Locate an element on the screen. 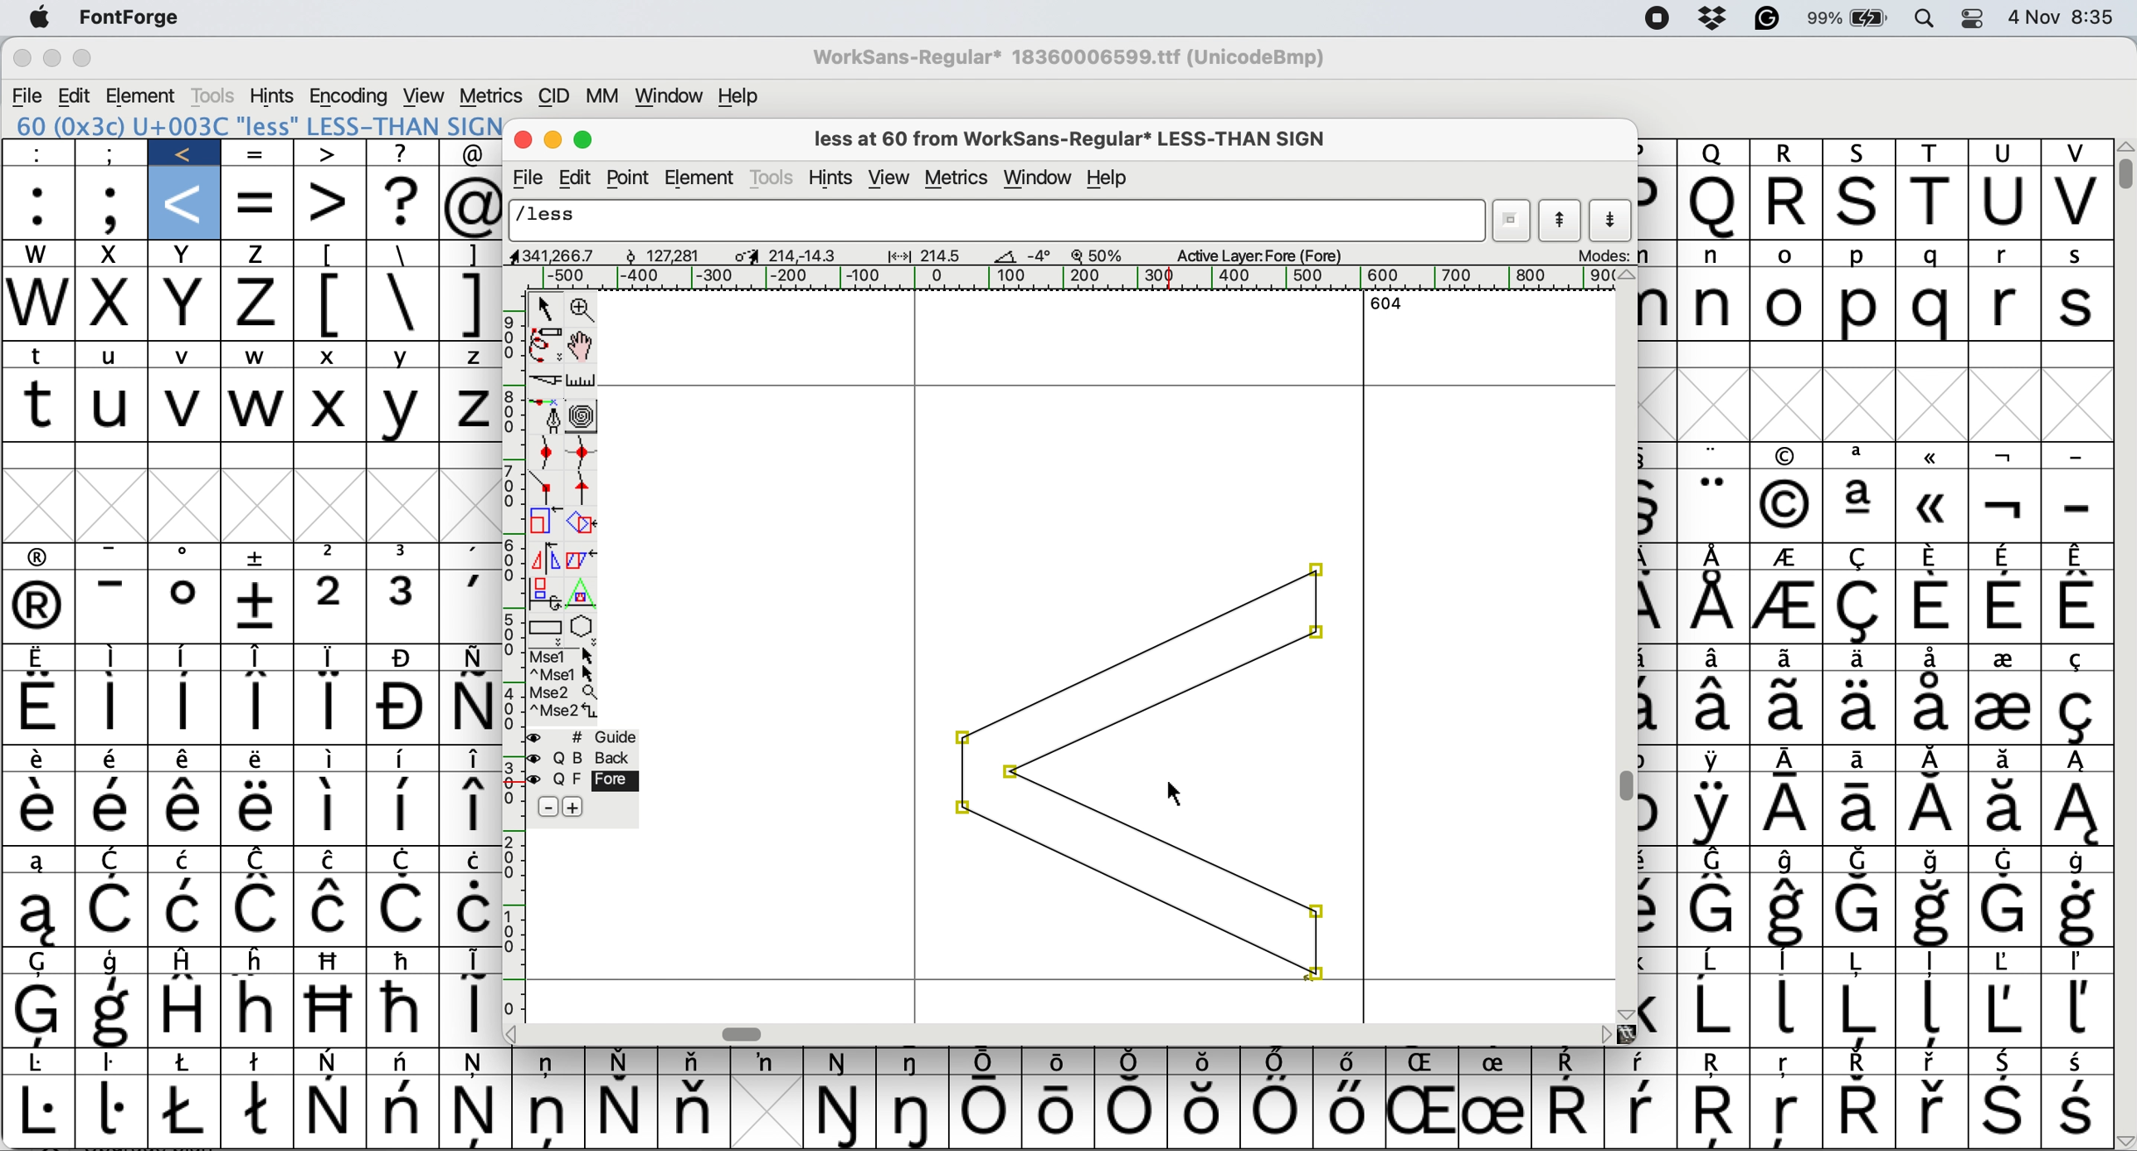 The height and width of the screenshot is (1151, 2137). glyph name is located at coordinates (998, 220).